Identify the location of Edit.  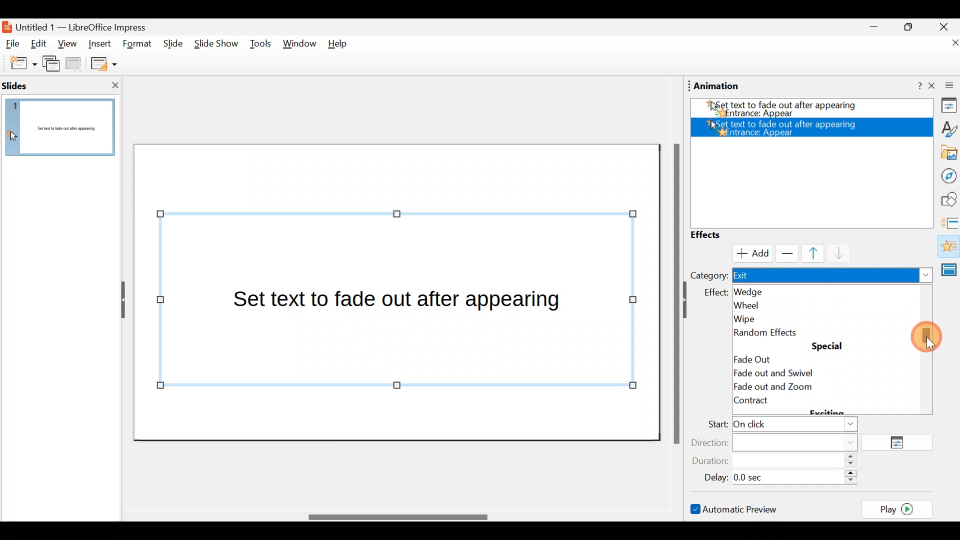
(42, 44).